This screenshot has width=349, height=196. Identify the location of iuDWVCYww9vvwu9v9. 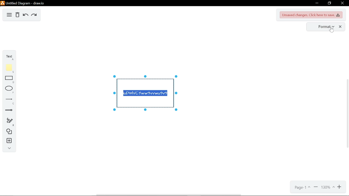
(146, 94).